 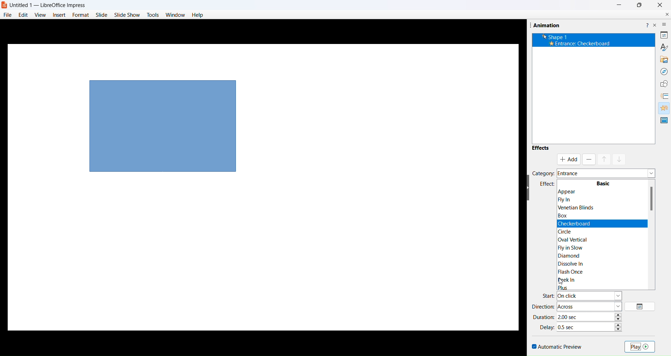 I want to click on increase/decrease, so click(x=619, y=326).